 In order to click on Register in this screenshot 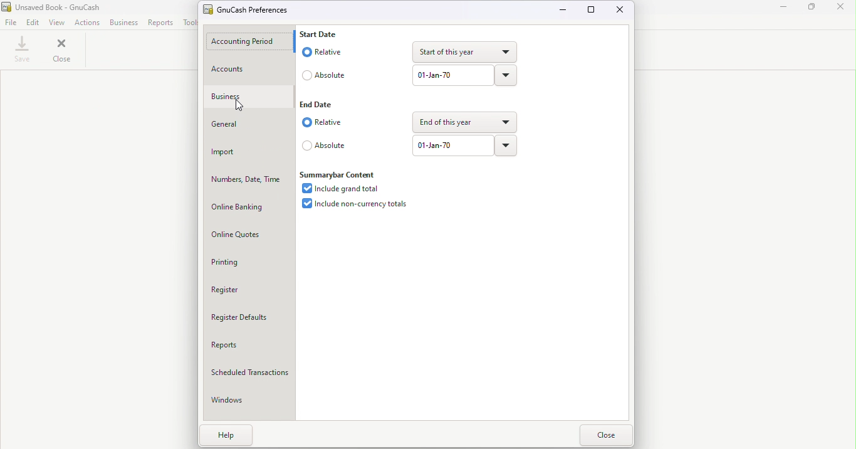, I will do `click(251, 290)`.